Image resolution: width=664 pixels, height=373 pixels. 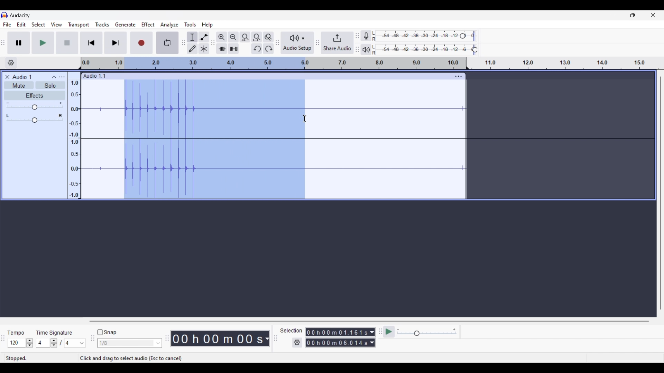 I want to click on Scale to measure audio pitch, so click(x=74, y=135).